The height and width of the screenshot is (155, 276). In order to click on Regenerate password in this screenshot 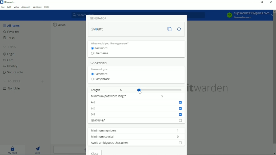, I will do `click(179, 29)`.